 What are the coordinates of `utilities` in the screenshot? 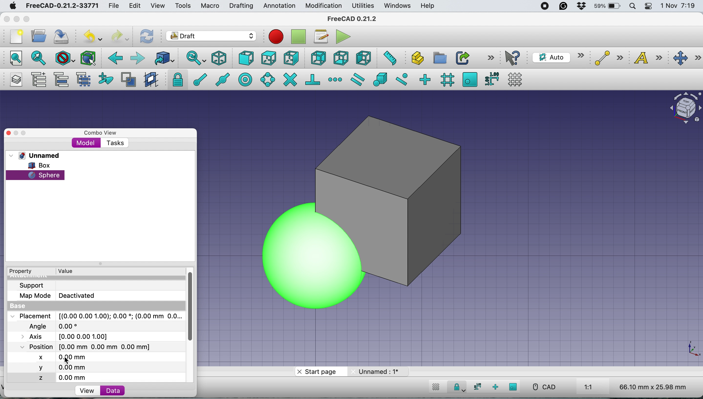 It's located at (364, 6).